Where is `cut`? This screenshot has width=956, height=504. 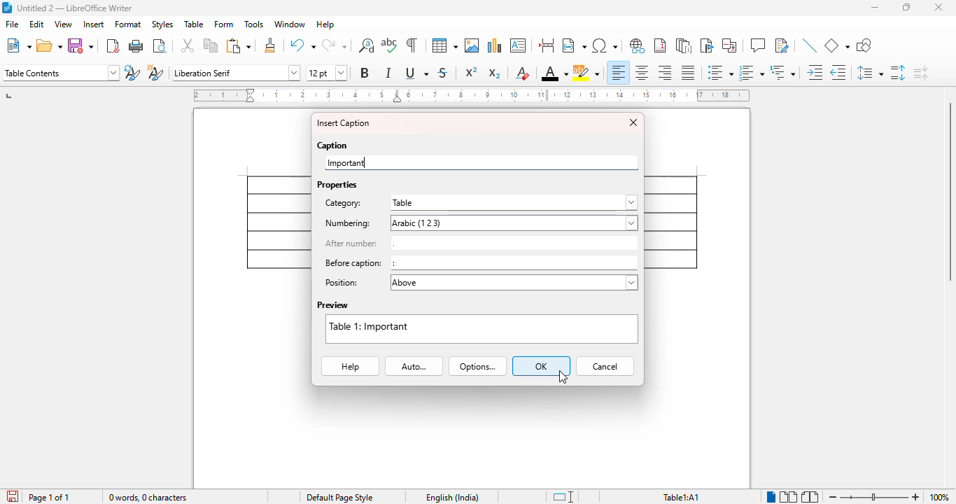
cut is located at coordinates (188, 45).